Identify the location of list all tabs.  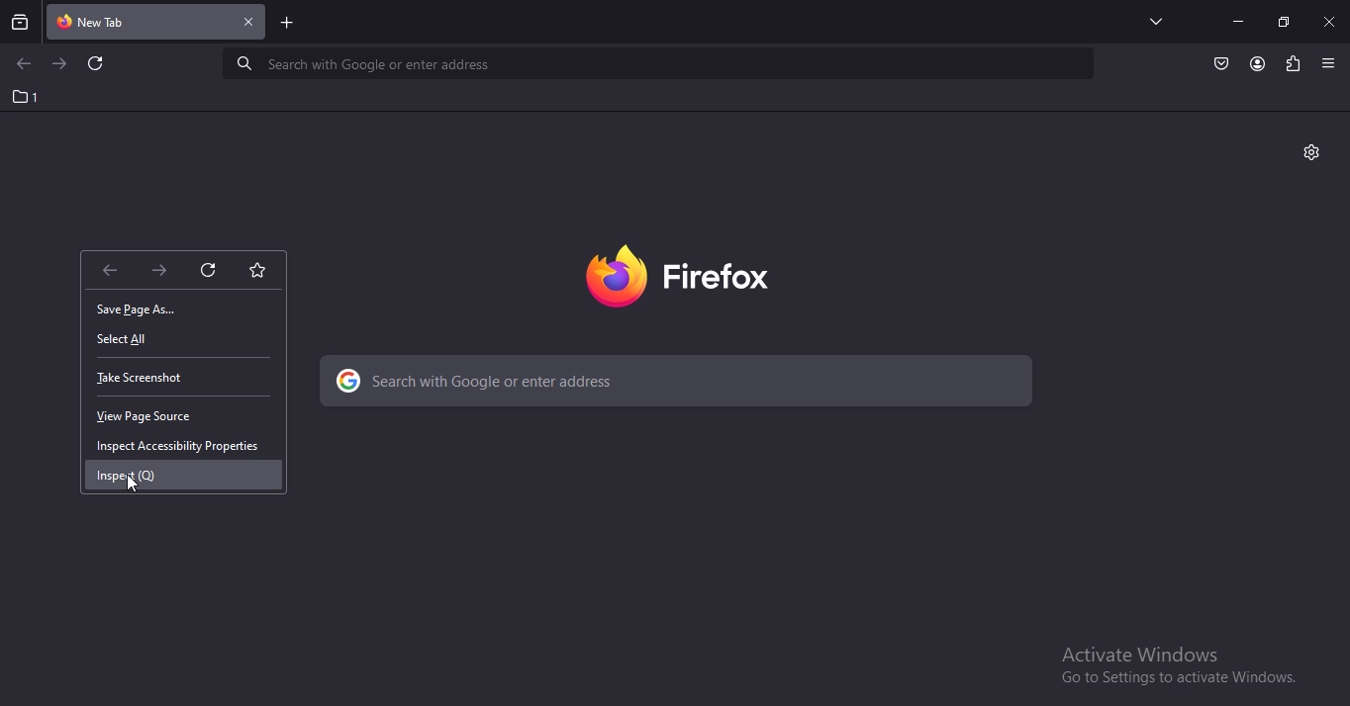
(1151, 21).